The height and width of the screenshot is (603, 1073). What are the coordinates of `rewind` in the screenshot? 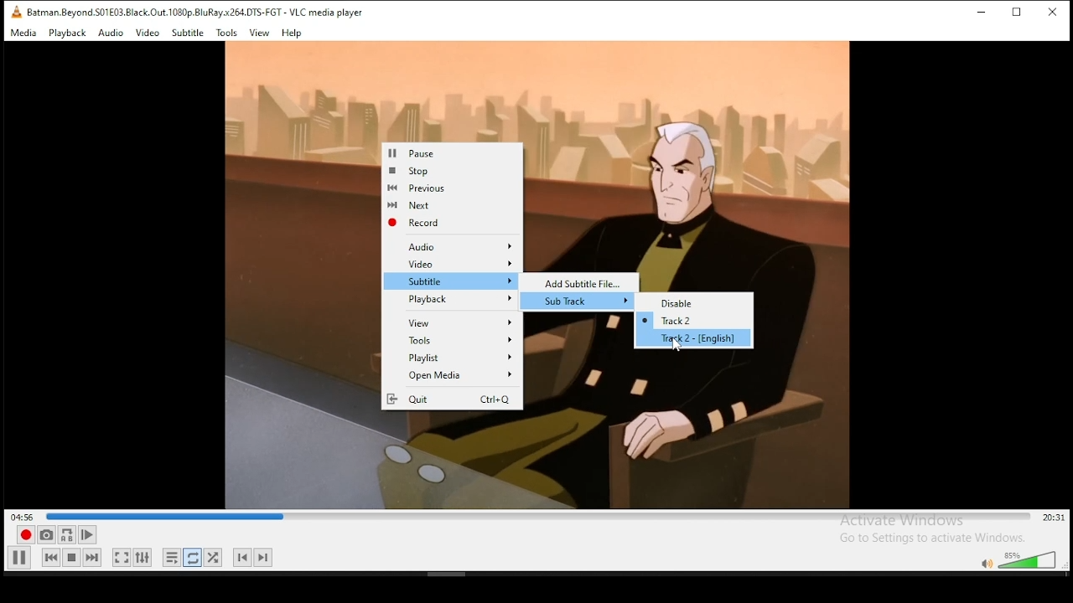 It's located at (51, 559).